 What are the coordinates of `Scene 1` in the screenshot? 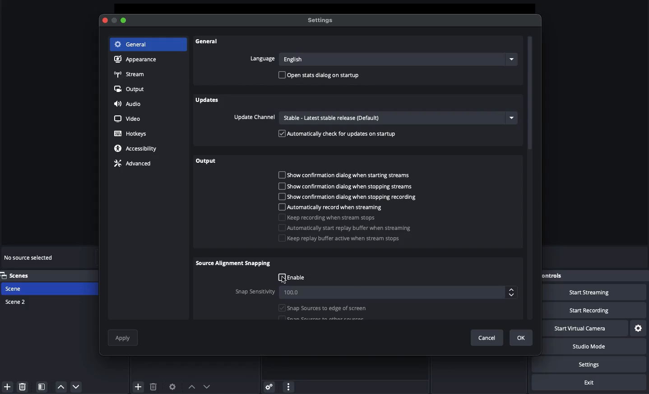 It's located at (19, 289).